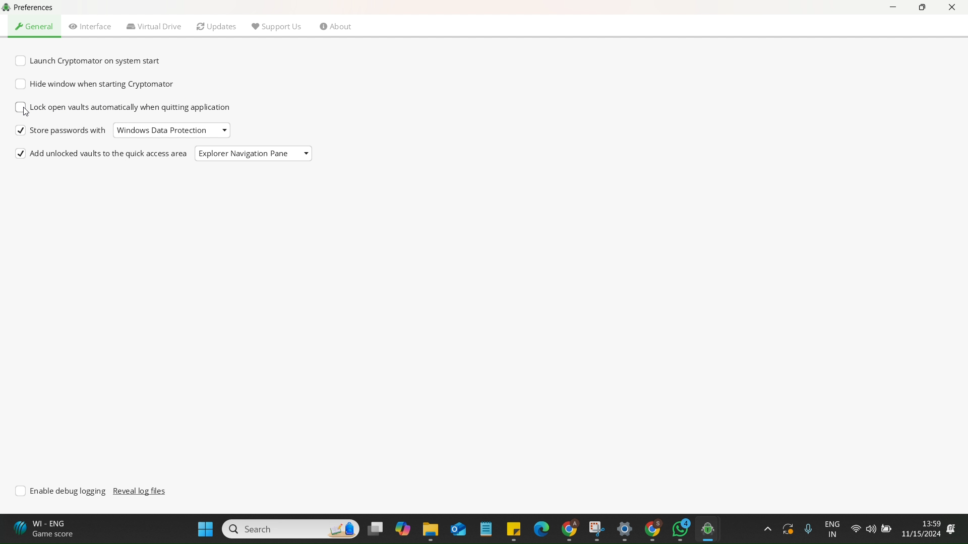 Image resolution: width=968 pixels, height=544 pixels. Describe the element at coordinates (870, 529) in the screenshot. I see `Volume` at that location.